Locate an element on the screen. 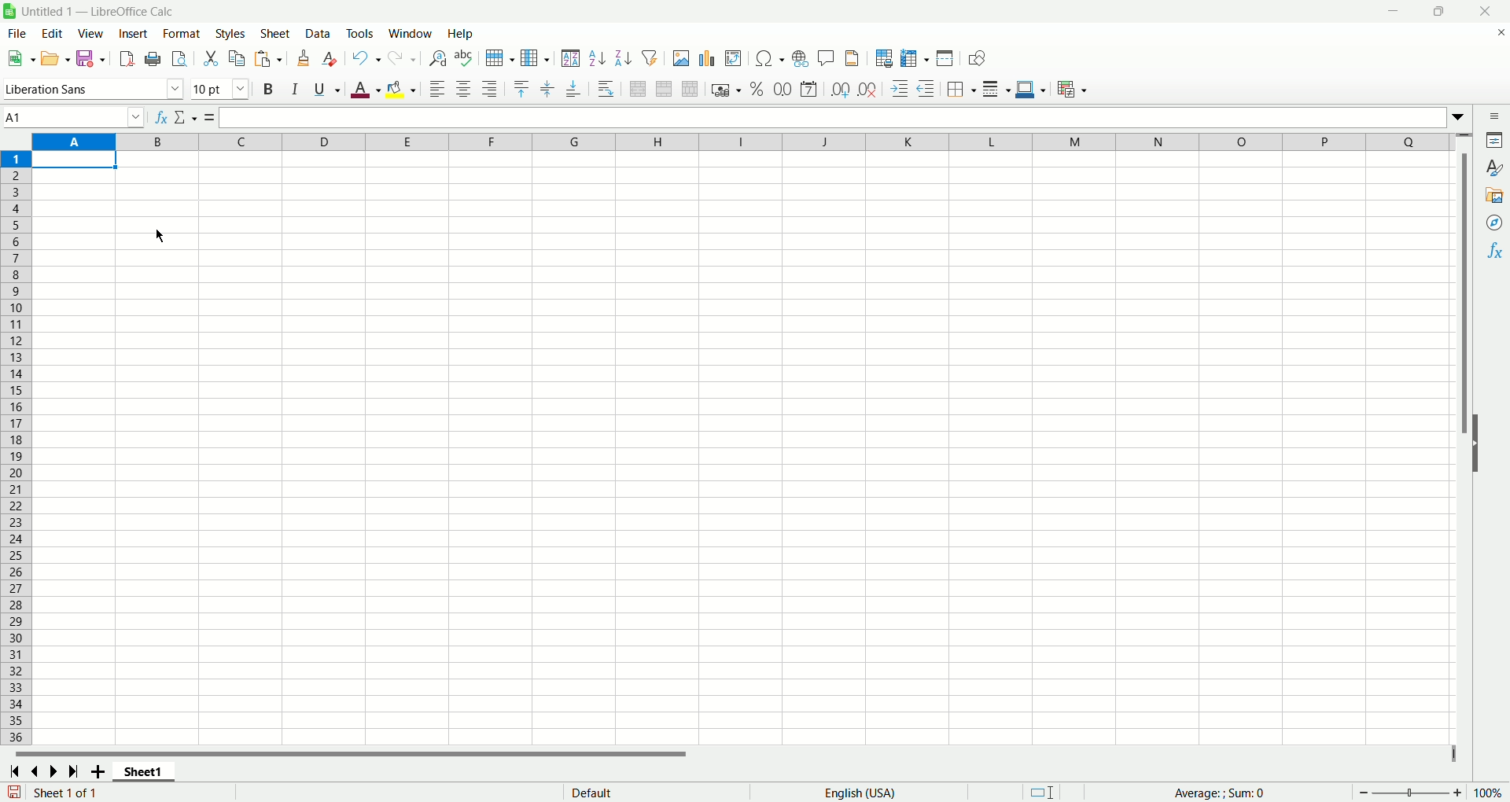  add sheet is located at coordinates (100, 771).